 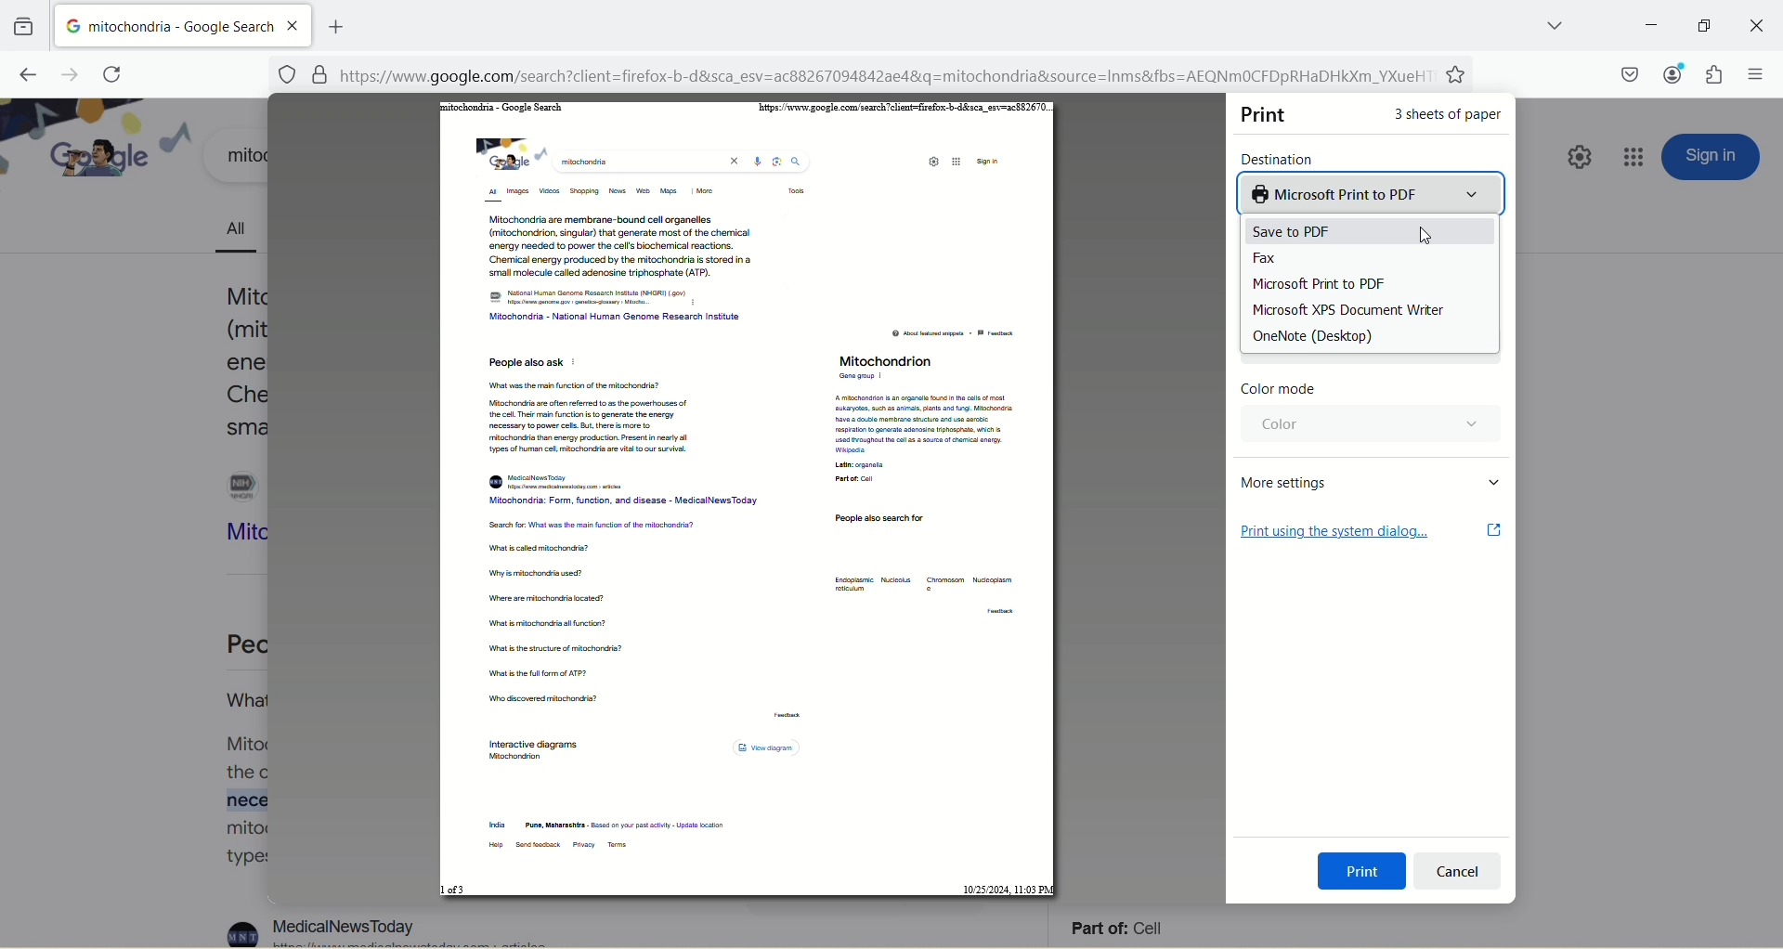 I want to click on color mode, so click(x=1278, y=390).